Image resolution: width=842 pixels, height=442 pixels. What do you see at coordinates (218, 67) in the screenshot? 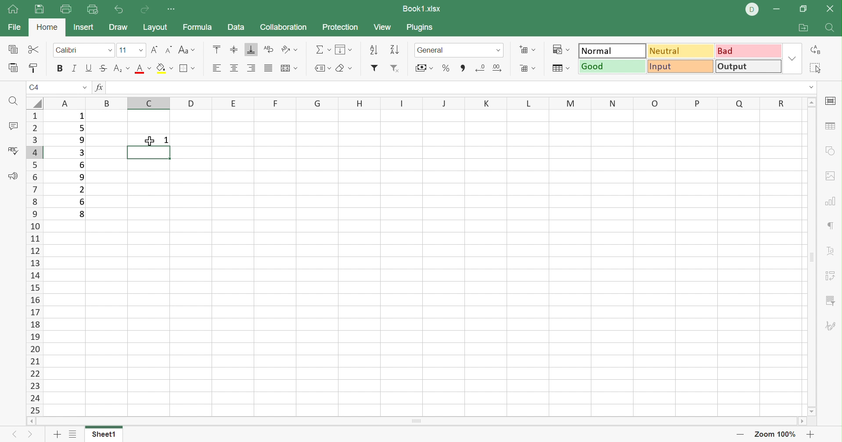
I see `Align left` at bounding box center [218, 67].